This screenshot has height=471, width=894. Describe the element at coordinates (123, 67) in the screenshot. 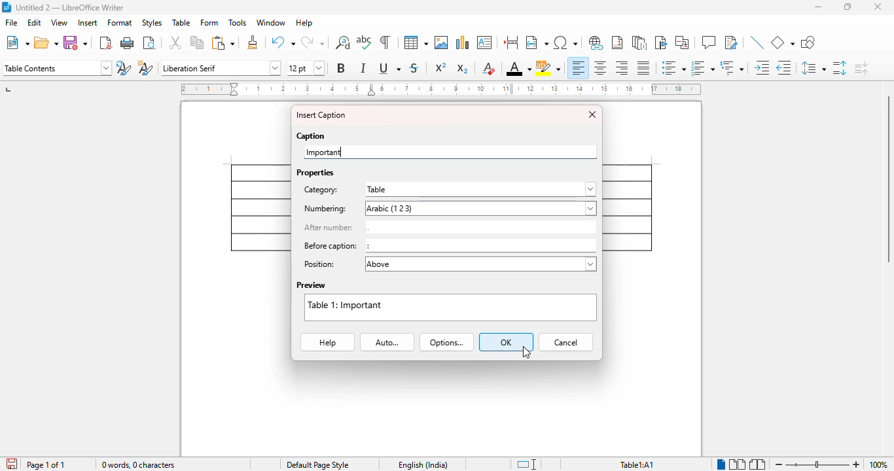

I see `update selected style` at that location.